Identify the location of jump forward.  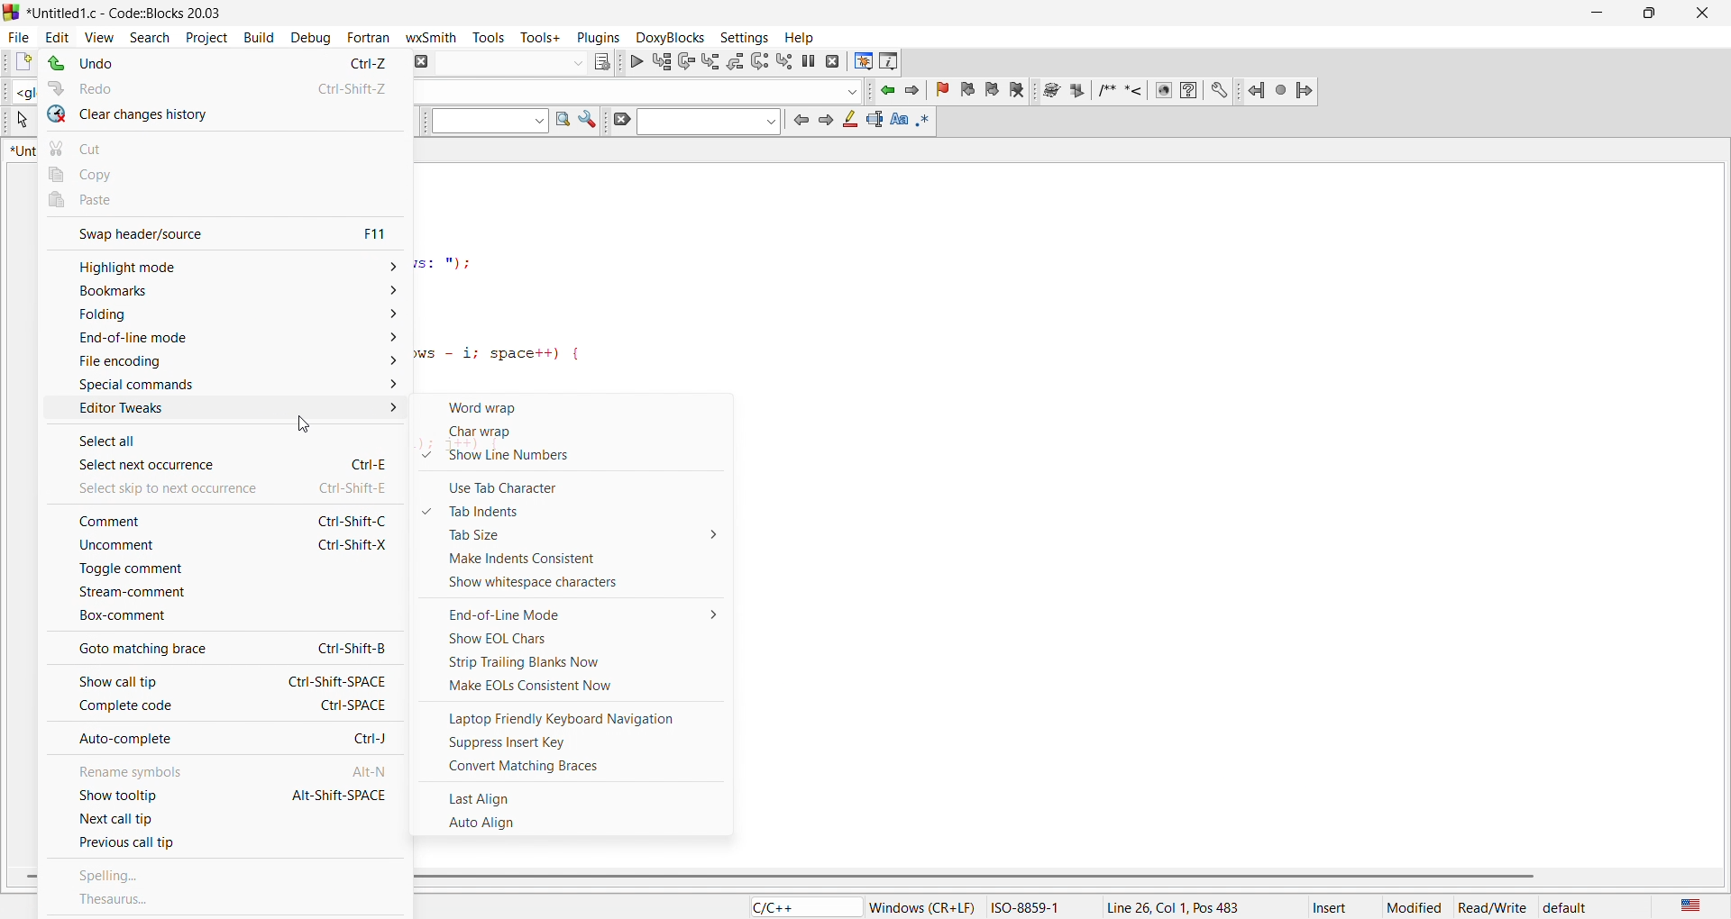
(911, 93).